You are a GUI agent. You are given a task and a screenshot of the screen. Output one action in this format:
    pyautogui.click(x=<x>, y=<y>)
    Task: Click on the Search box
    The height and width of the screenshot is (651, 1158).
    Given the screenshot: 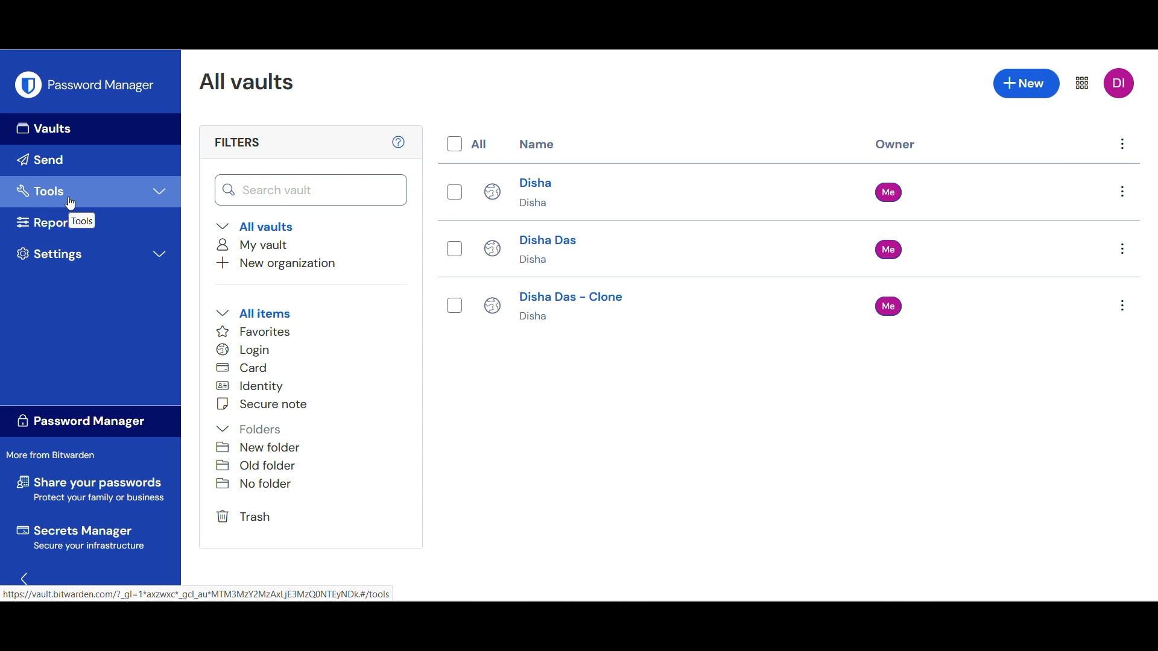 What is the action you would take?
    pyautogui.click(x=312, y=190)
    